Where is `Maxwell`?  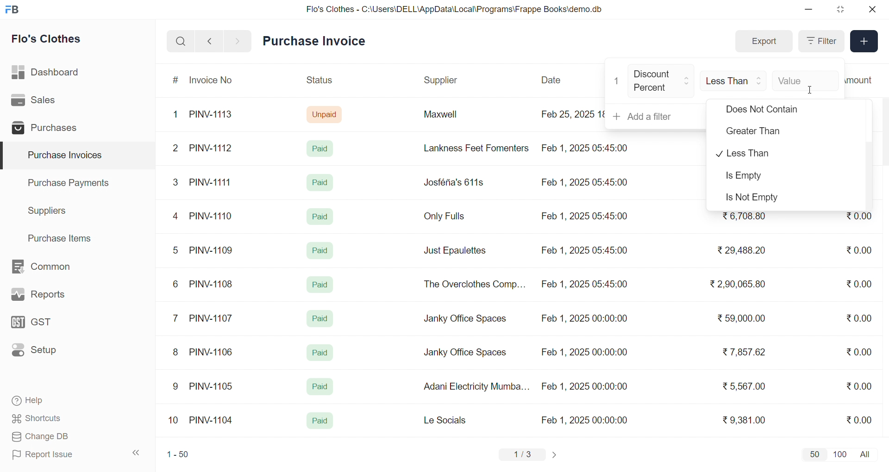 Maxwell is located at coordinates (451, 118).